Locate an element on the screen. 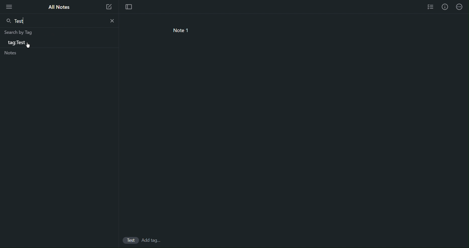  add Tags is located at coordinates (152, 241).